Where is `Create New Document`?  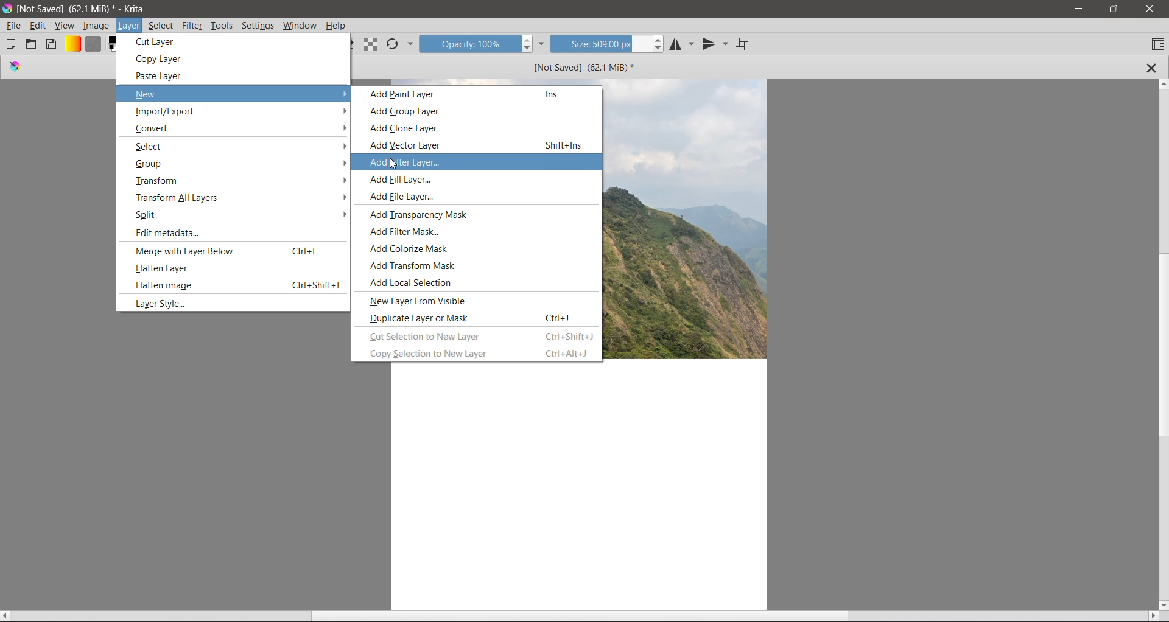
Create New Document is located at coordinates (10, 44).